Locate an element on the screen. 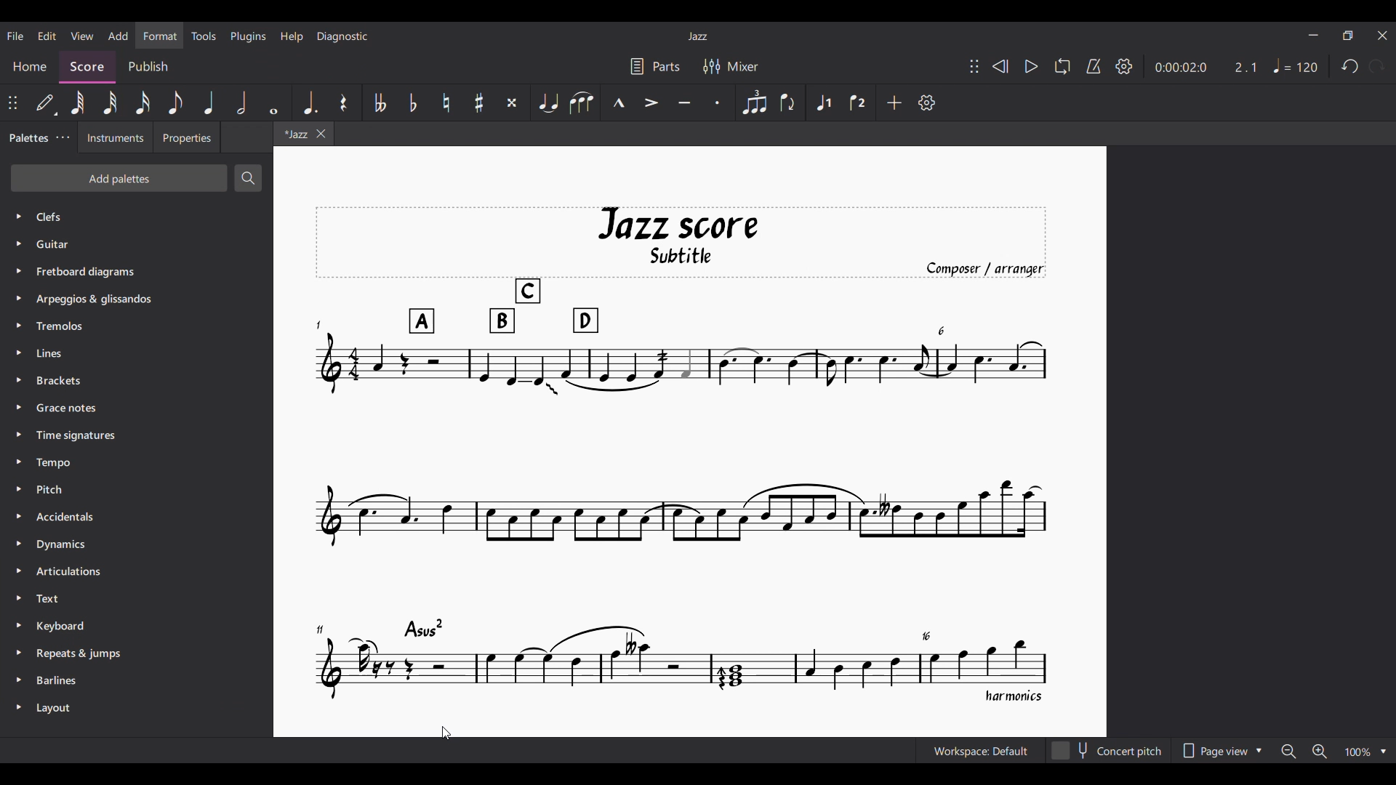 This screenshot has width=1396, height=785. Staccato is located at coordinates (718, 102).